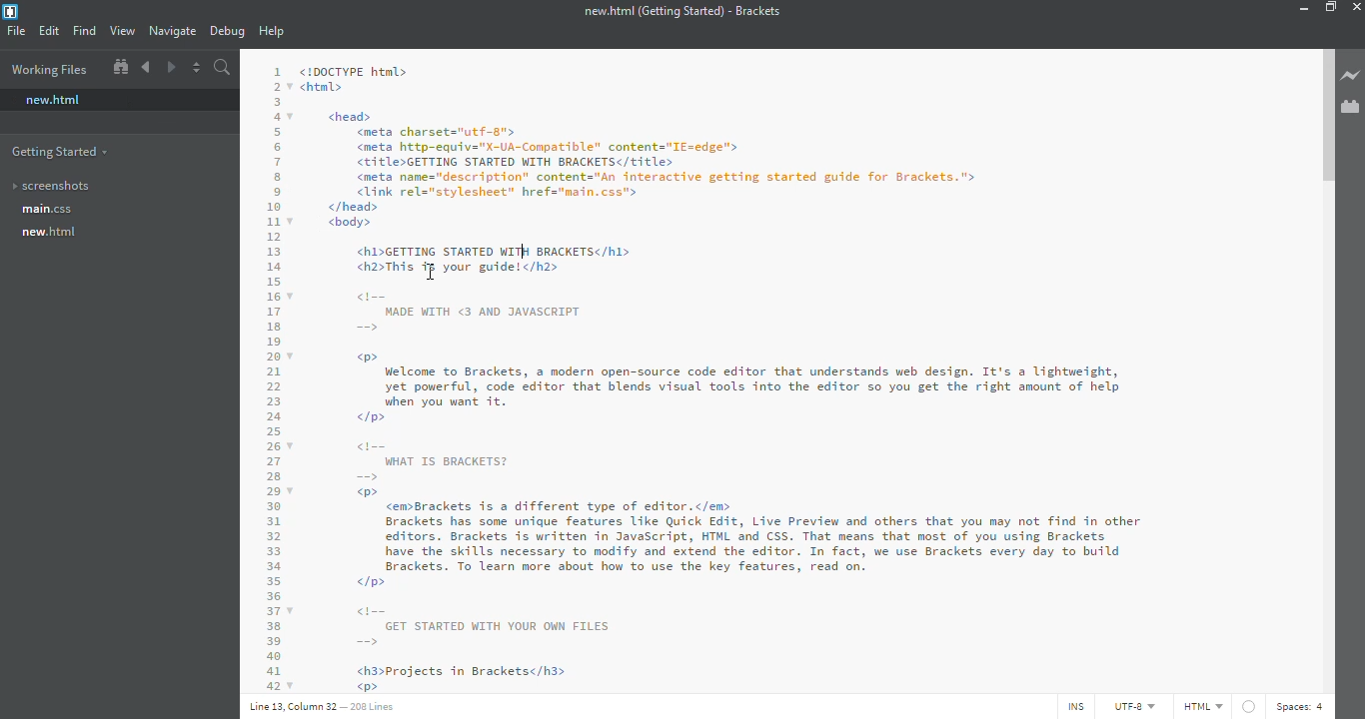  What do you see at coordinates (274, 376) in the screenshot?
I see `cod eline` at bounding box center [274, 376].